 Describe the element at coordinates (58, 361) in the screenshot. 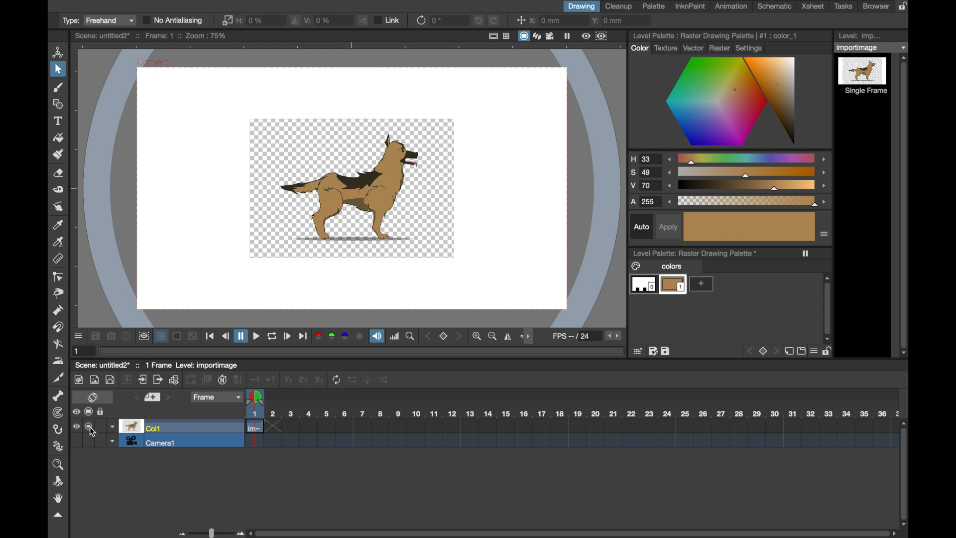

I see `iron tool` at that location.